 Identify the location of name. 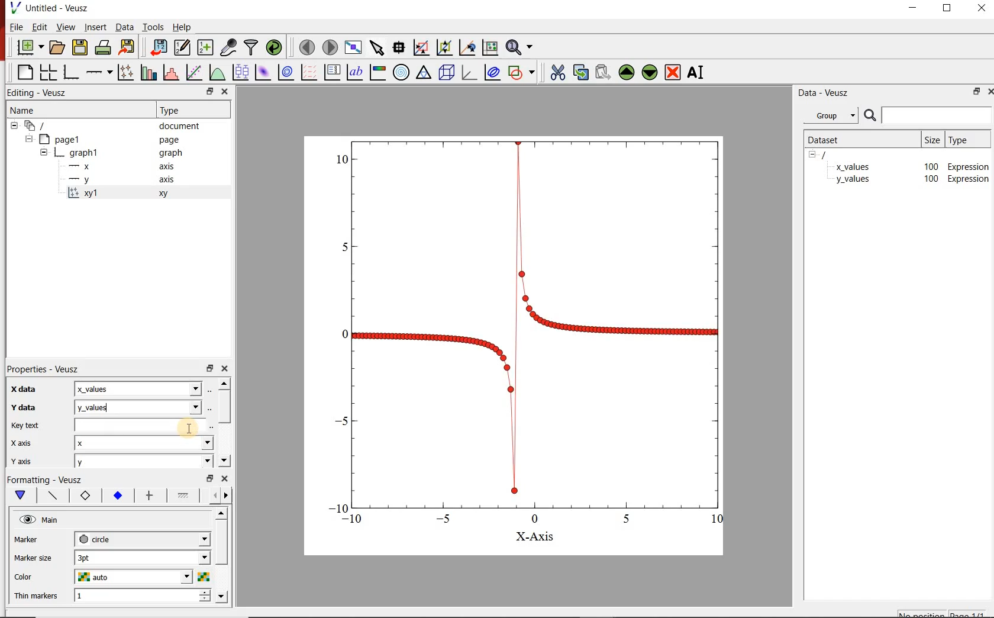
(24, 111).